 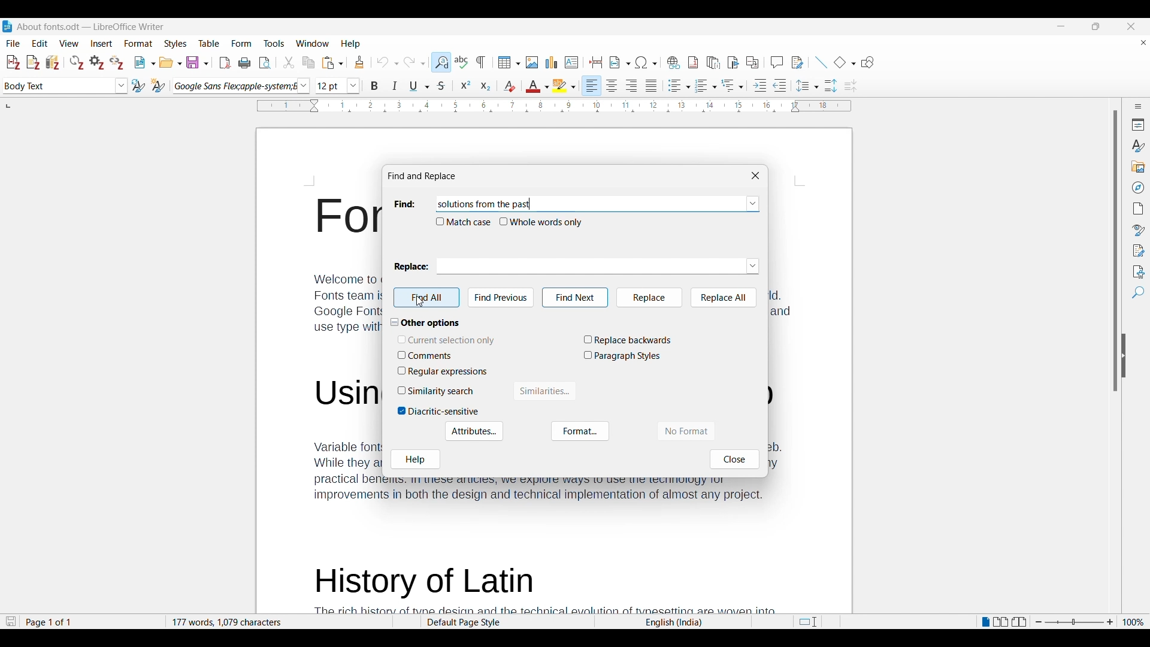 I want to click on Book view, so click(x=1019, y=622).